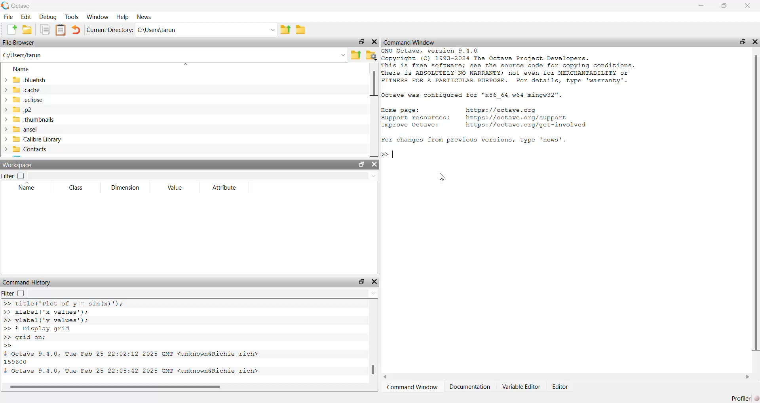 Image resolution: width=760 pixels, height=403 pixels. Describe the element at coordinates (46, 29) in the screenshot. I see `documents` at that location.